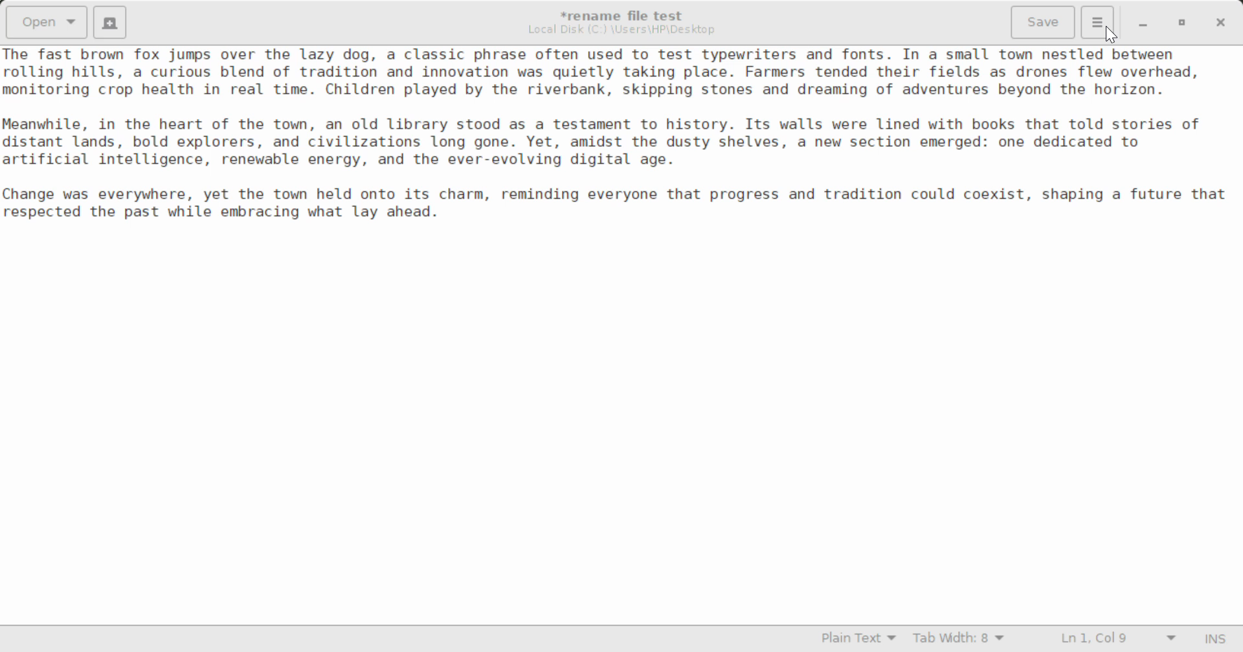  What do you see at coordinates (1218, 637) in the screenshot?
I see `Input Mode` at bounding box center [1218, 637].